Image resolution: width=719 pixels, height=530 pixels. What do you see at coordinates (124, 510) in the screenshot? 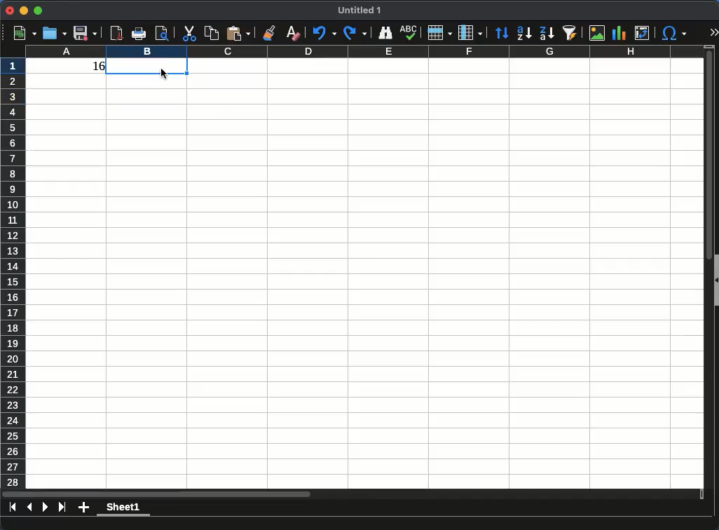
I see `sheet1` at bounding box center [124, 510].